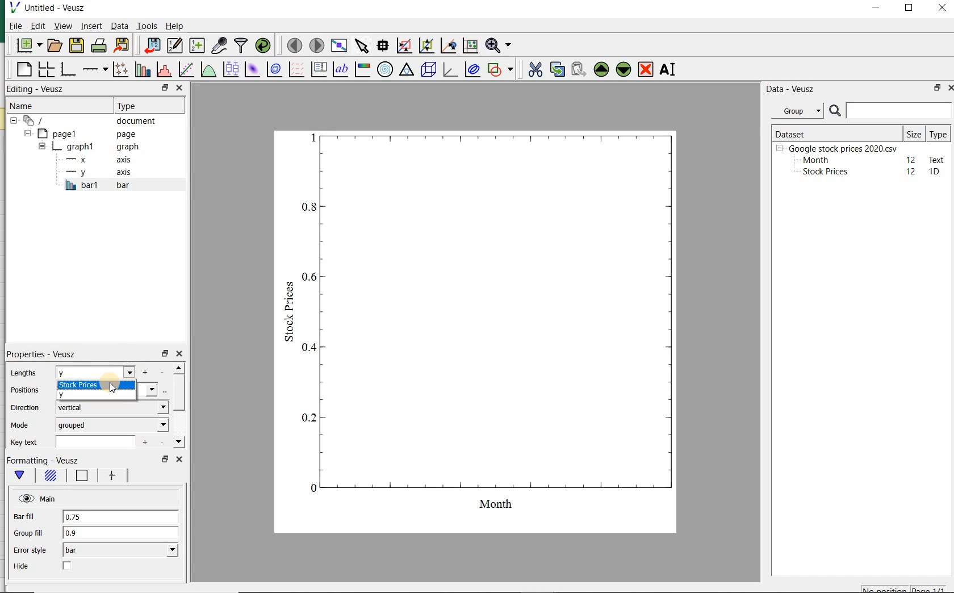 Image resolution: width=954 pixels, height=593 pixels. What do you see at coordinates (815, 160) in the screenshot?
I see `Month` at bounding box center [815, 160].